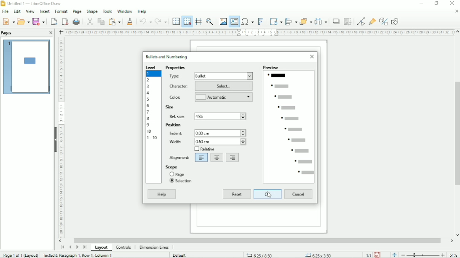  Describe the element at coordinates (114, 21) in the screenshot. I see `Paste` at that location.